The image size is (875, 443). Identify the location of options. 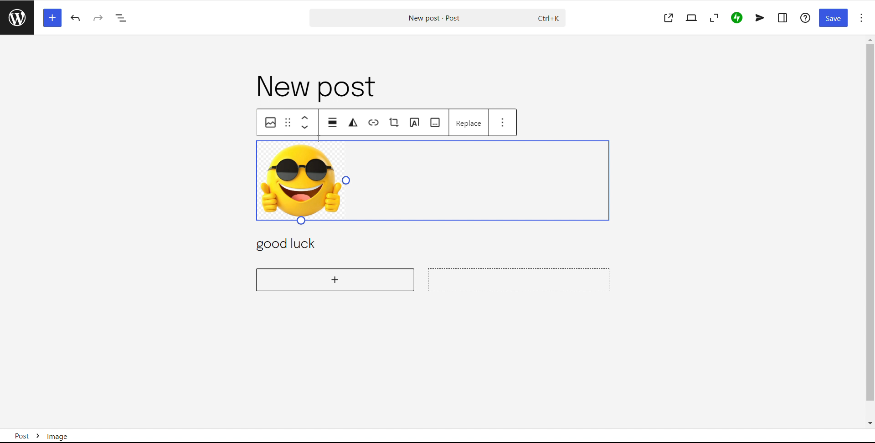
(502, 121).